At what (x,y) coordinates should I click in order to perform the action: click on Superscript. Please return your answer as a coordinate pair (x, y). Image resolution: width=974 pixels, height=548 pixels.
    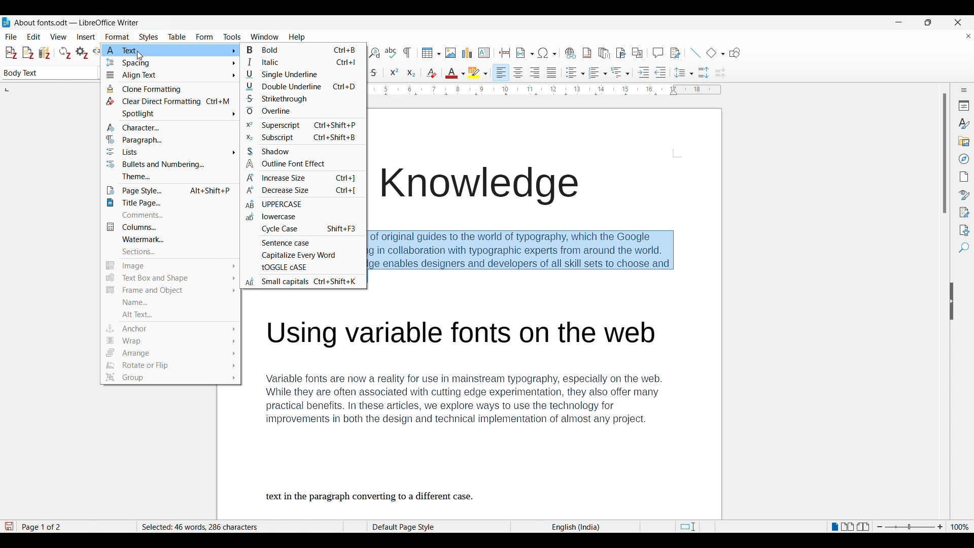
    Looking at the image, I should click on (394, 72).